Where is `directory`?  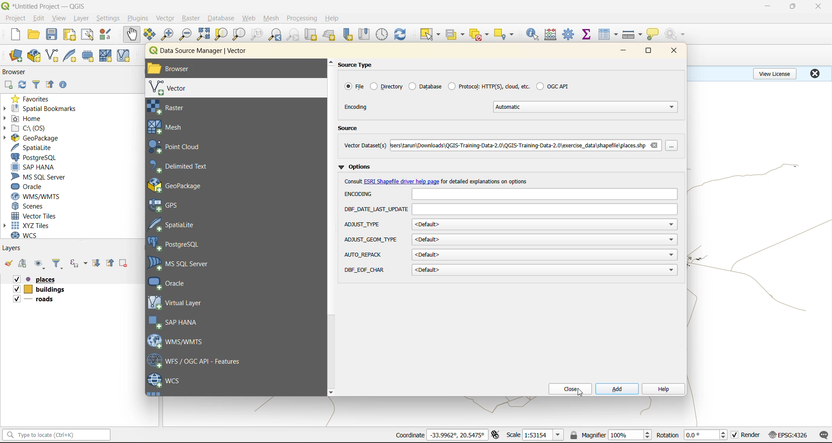
directory is located at coordinates (387, 86).